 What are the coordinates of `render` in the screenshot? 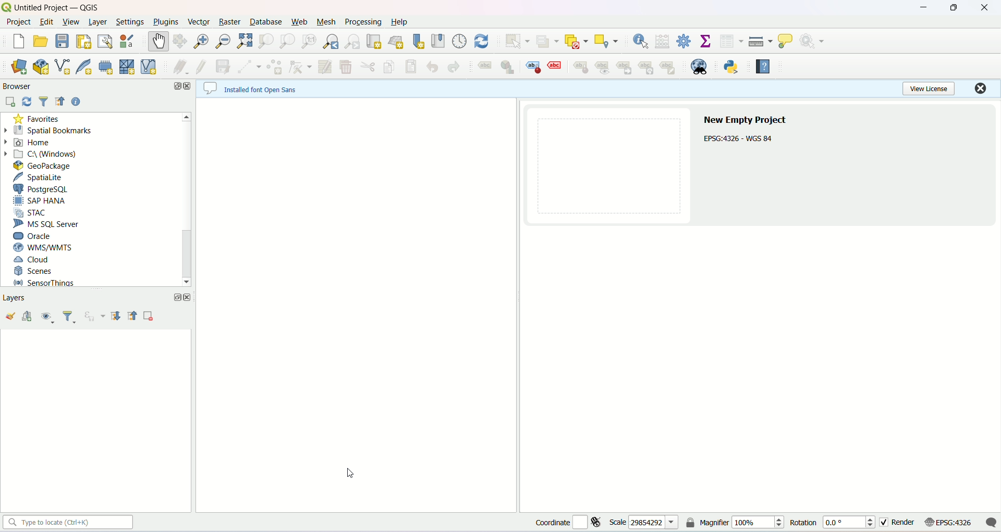 It's located at (899, 524).